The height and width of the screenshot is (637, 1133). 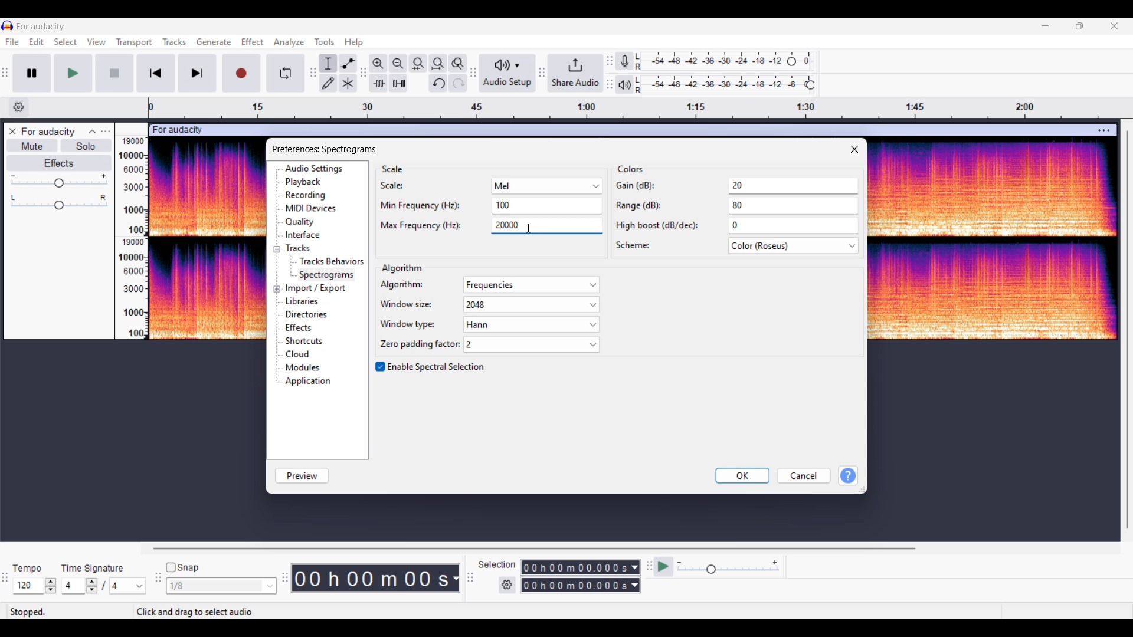 What do you see at coordinates (59, 202) in the screenshot?
I see `Pan slider` at bounding box center [59, 202].